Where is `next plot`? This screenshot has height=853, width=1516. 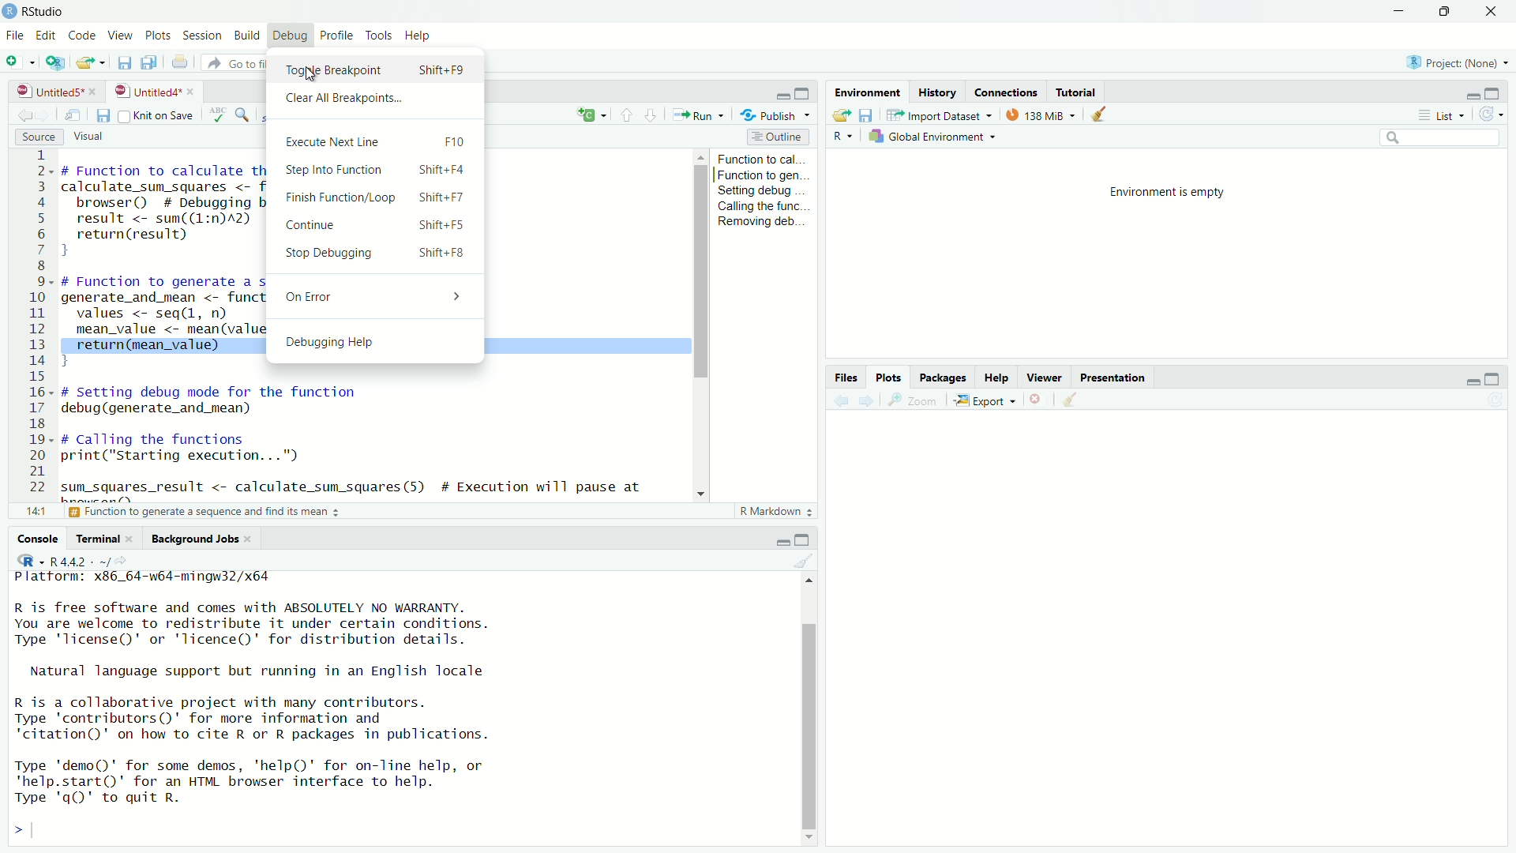 next plot is located at coordinates (871, 400).